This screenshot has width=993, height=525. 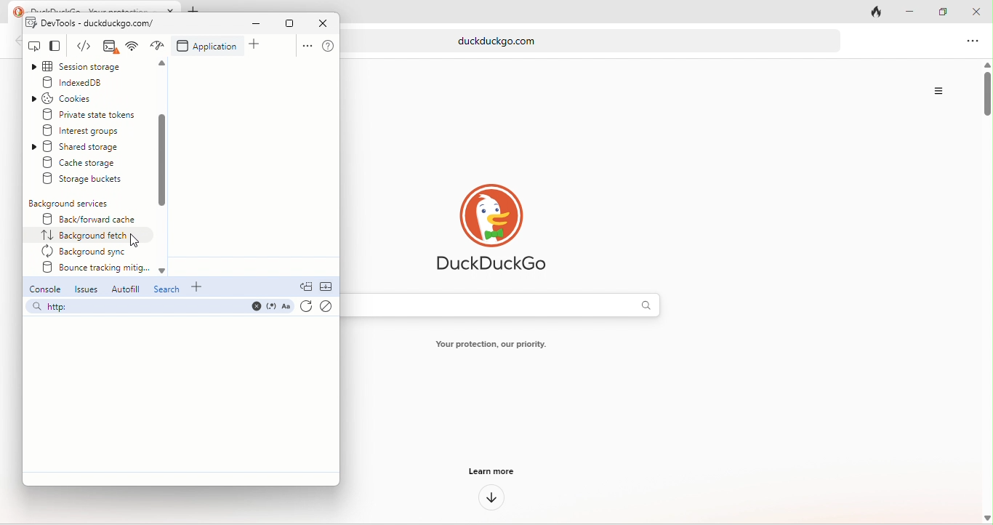 I want to click on shared storage, so click(x=90, y=147).